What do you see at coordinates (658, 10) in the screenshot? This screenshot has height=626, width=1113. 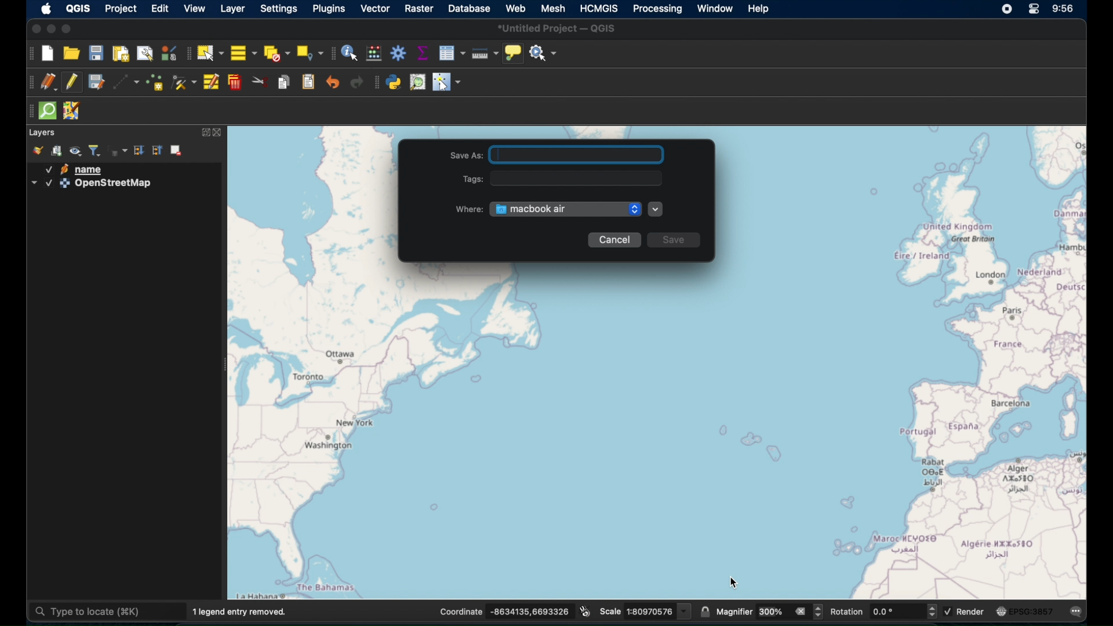 I see `processing` at bounding box center [658, 10].